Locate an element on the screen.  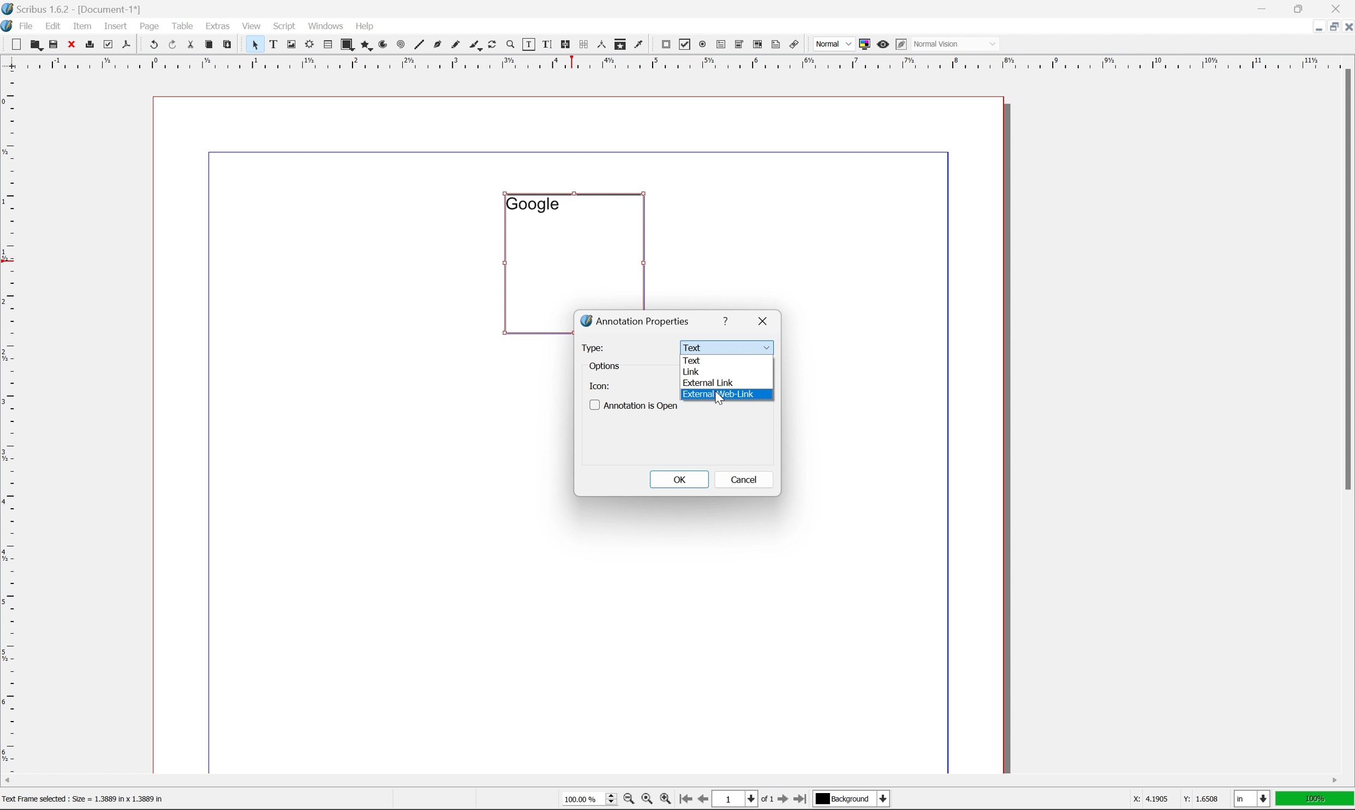
calligraphy line is located at coordinates (475, 44).